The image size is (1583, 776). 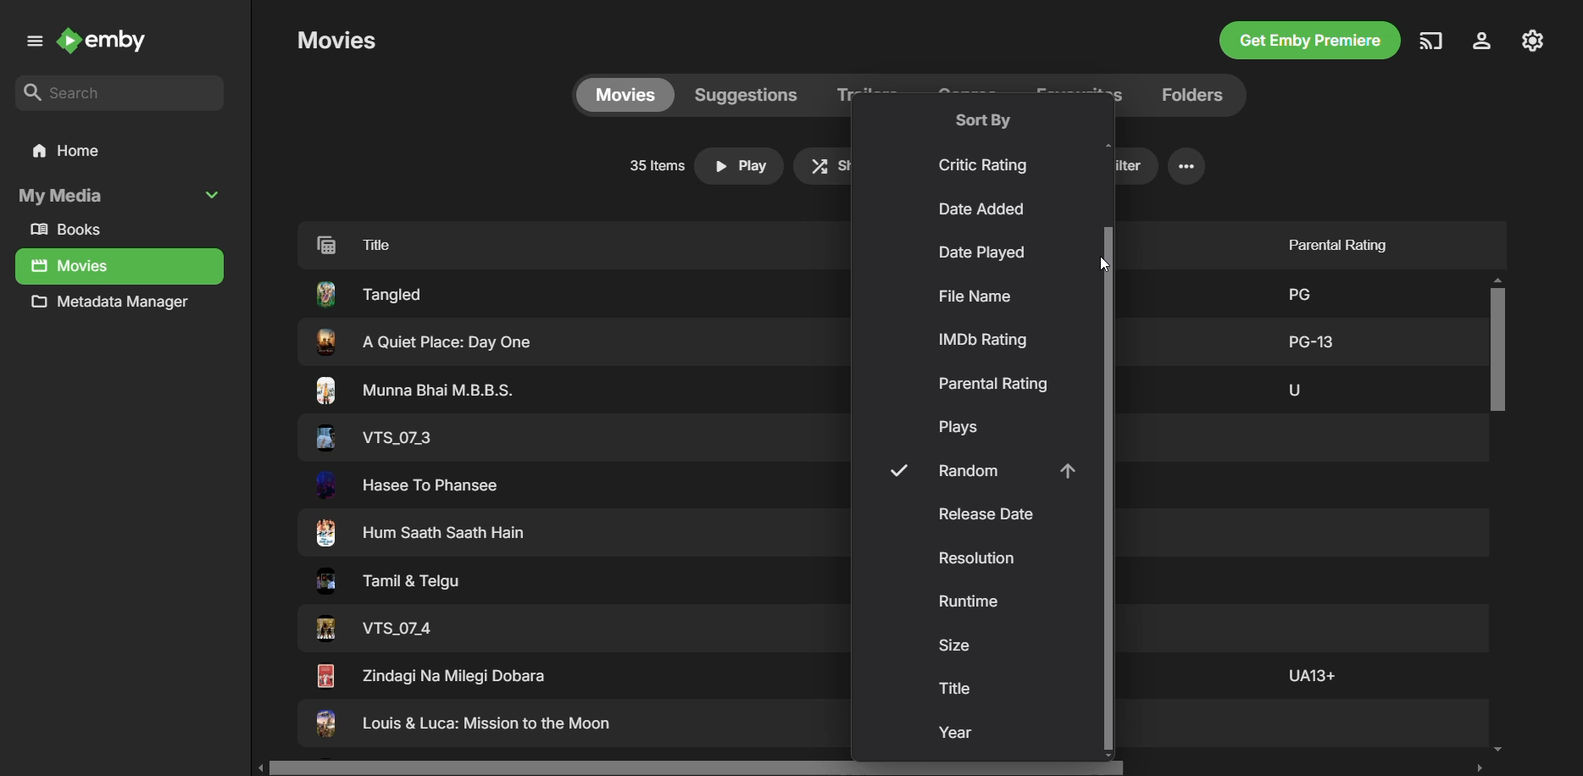 I want to click on Shiffle, so click(x=846, y=165).